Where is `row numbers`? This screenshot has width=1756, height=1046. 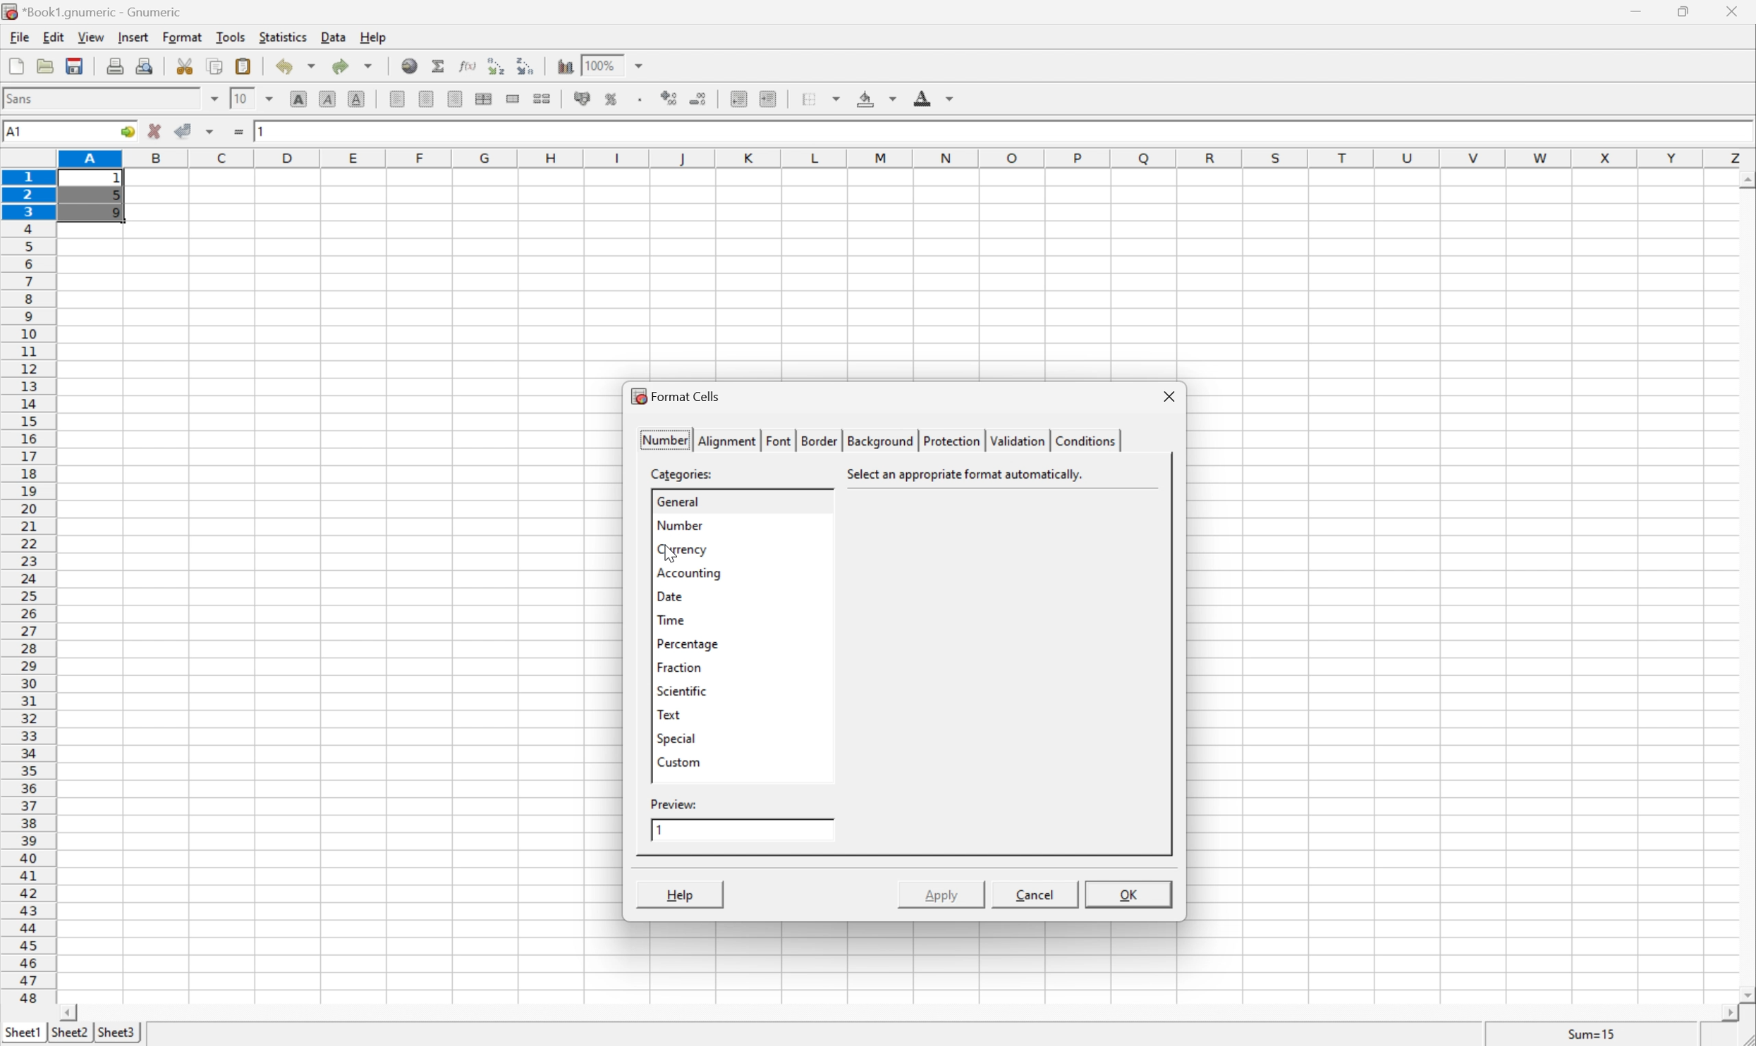
row numbers is located at coordinates (28, 587).